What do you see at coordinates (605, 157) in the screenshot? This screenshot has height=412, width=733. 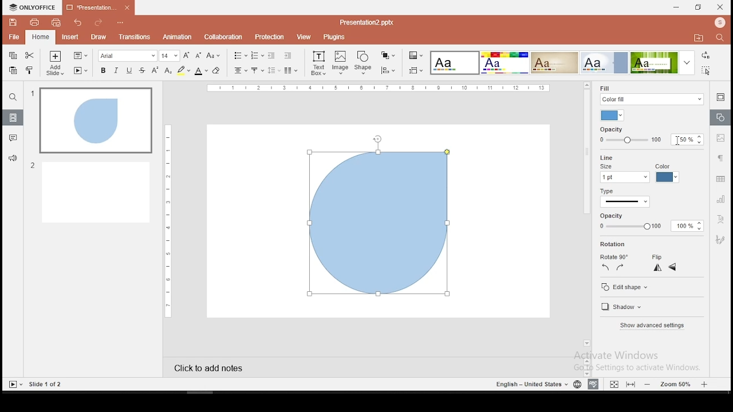 I see `line` at bounding box center [605, 157].